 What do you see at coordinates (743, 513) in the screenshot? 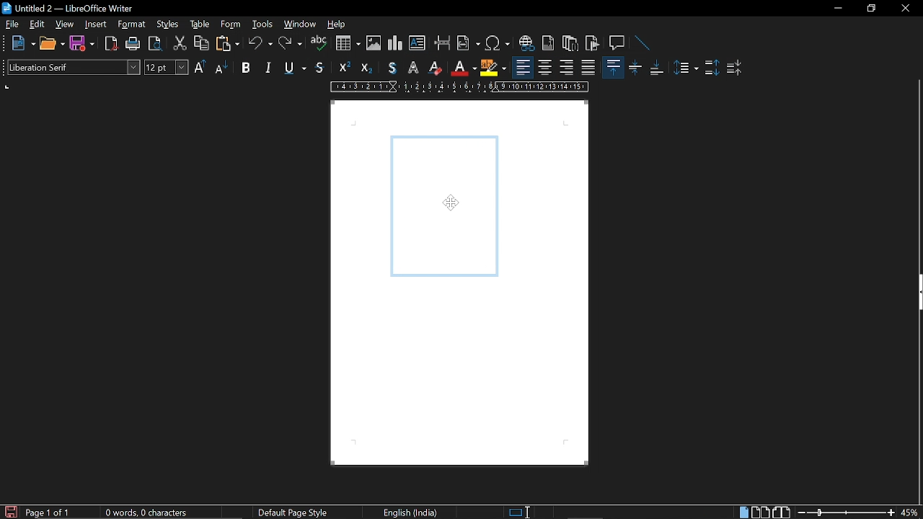
I see `single page view` at bounding box center [743, 513].